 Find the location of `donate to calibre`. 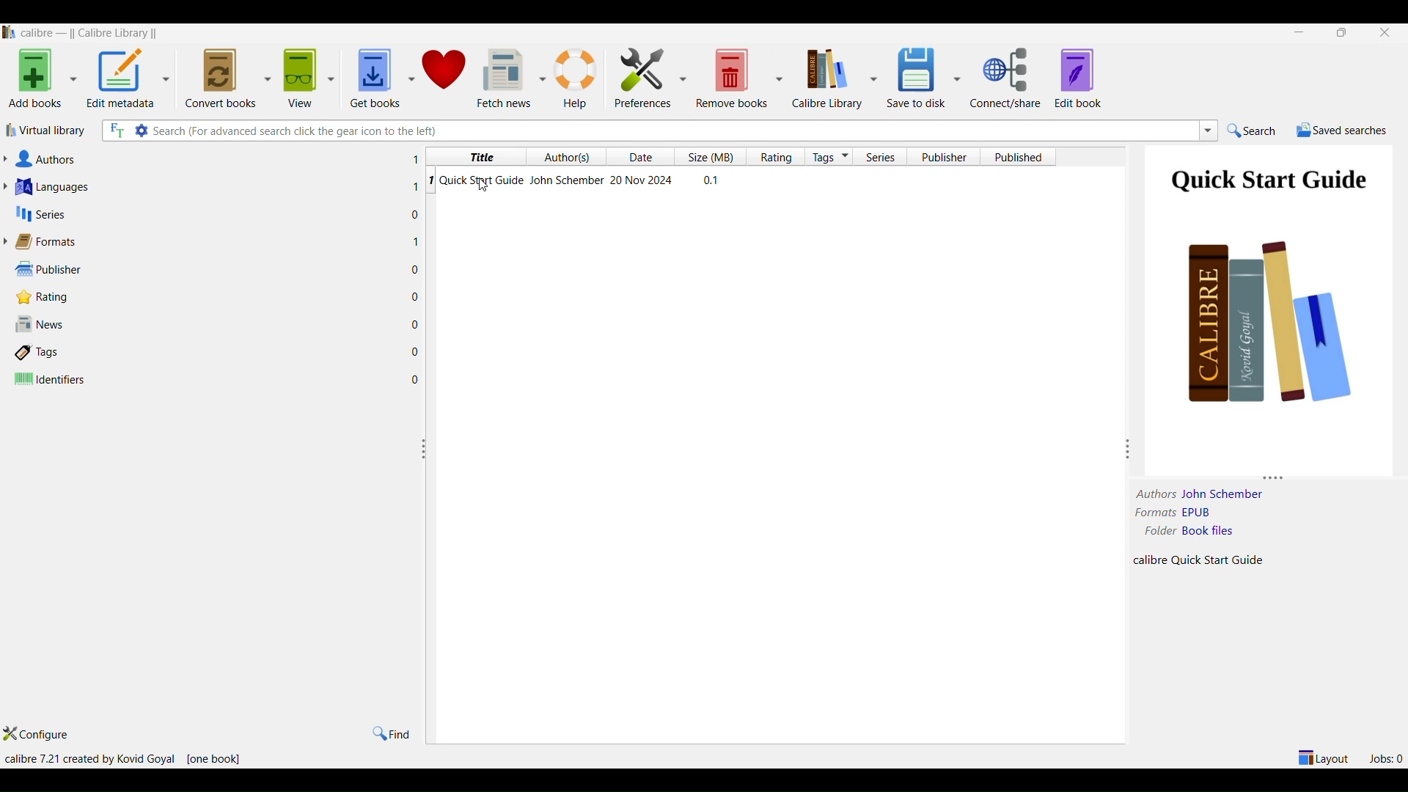

donate to calibre is located at coordinates (446, 76).